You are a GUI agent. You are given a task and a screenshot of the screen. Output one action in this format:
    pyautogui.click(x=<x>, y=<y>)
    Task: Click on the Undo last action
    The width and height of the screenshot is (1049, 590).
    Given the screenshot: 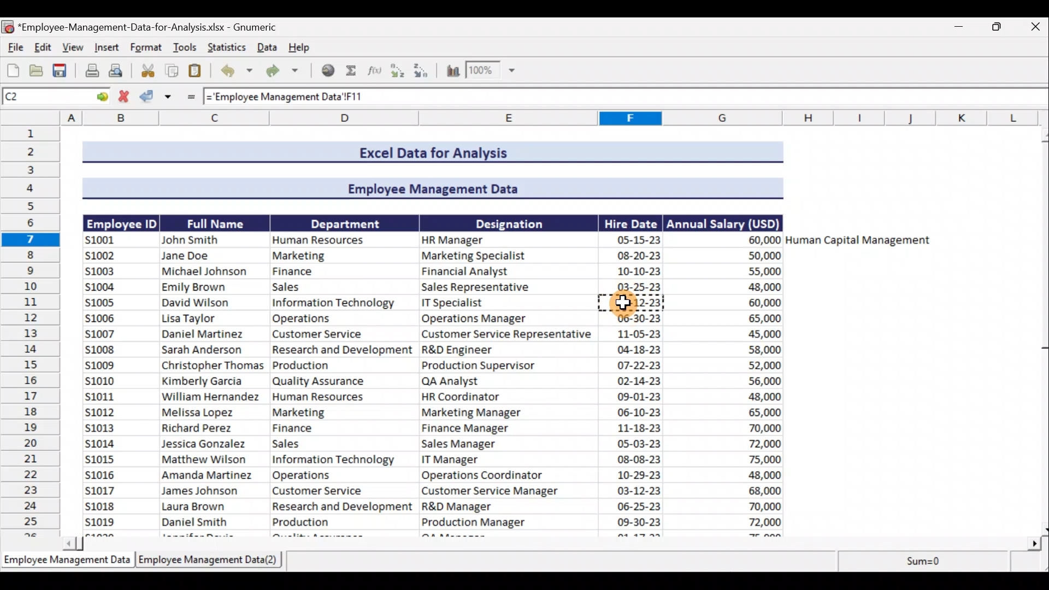 What is the action you would take?
    pyautogui.click(x=234, y=72)
    